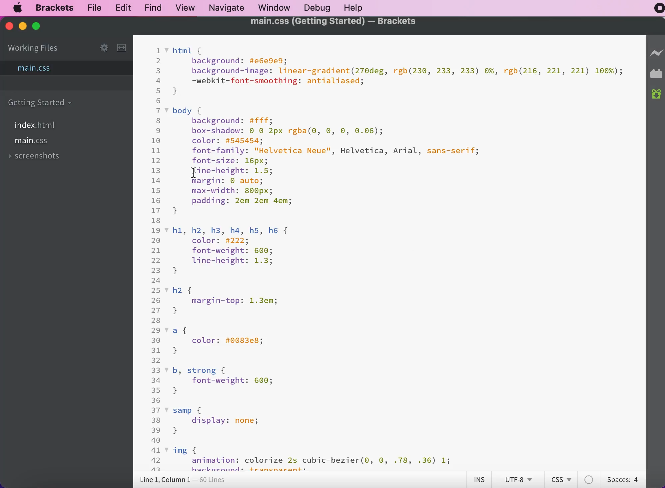  What do you see at coordinates (560, 480) in the screenshot?
I see `css` at bounding box center [560, 480].